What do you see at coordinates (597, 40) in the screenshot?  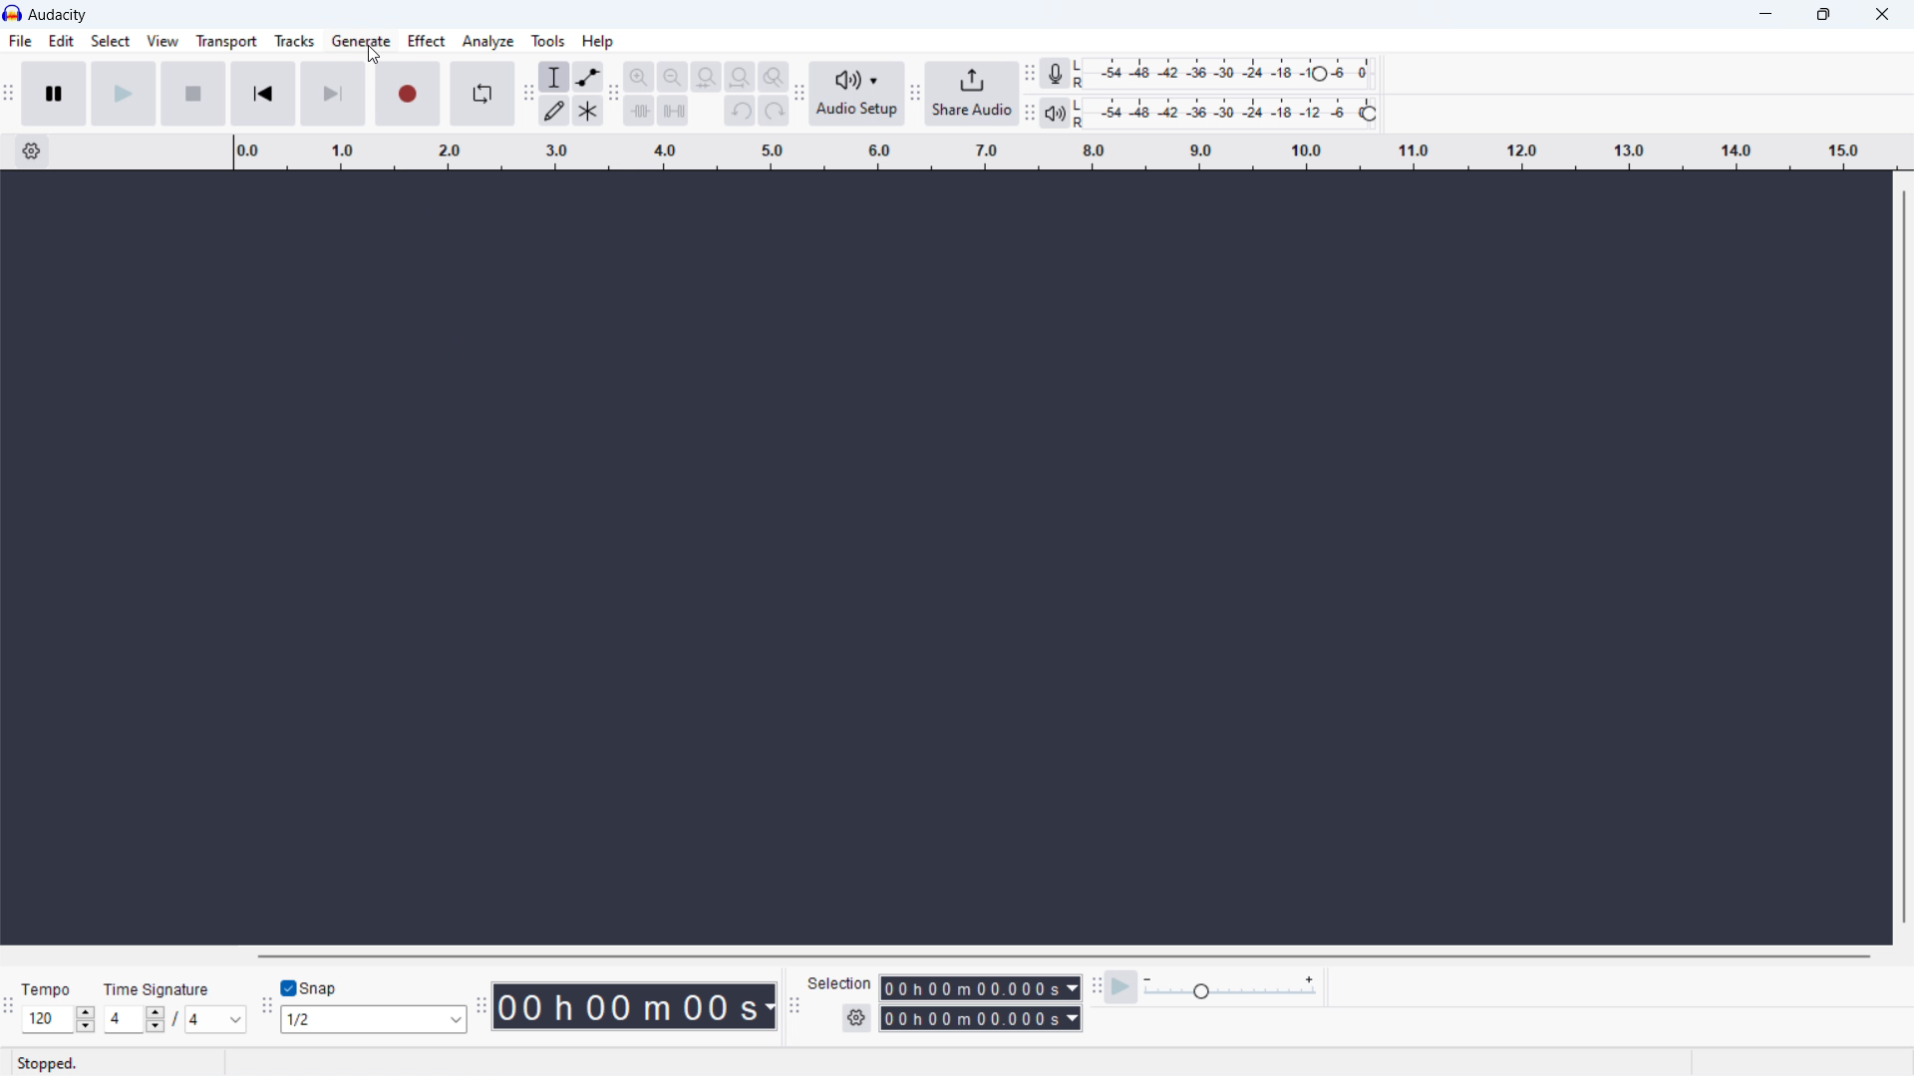 I see `help` at bounding box center [597, 40].